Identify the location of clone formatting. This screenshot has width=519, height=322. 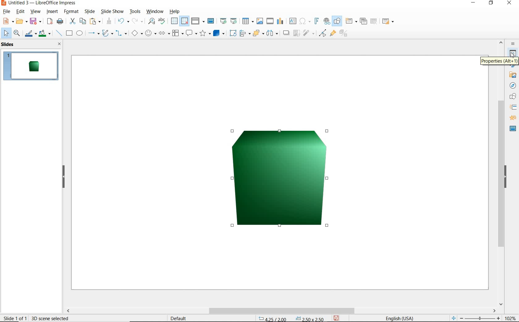
(109, 21).